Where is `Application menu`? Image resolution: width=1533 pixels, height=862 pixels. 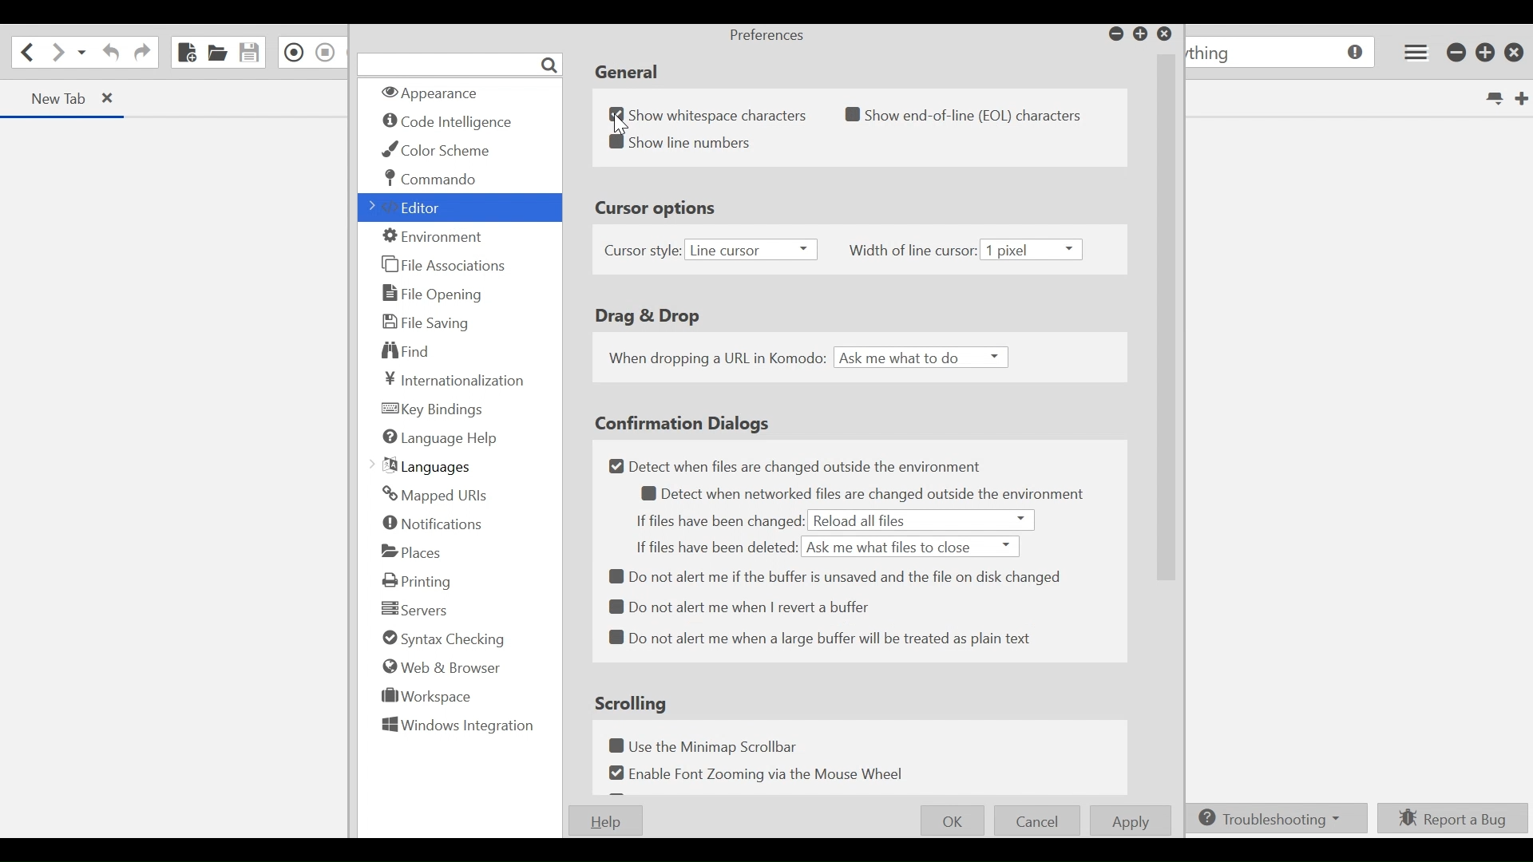
Application menu is located at coordinates (1416, 51).